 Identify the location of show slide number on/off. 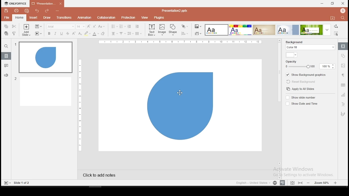
(304, 97).